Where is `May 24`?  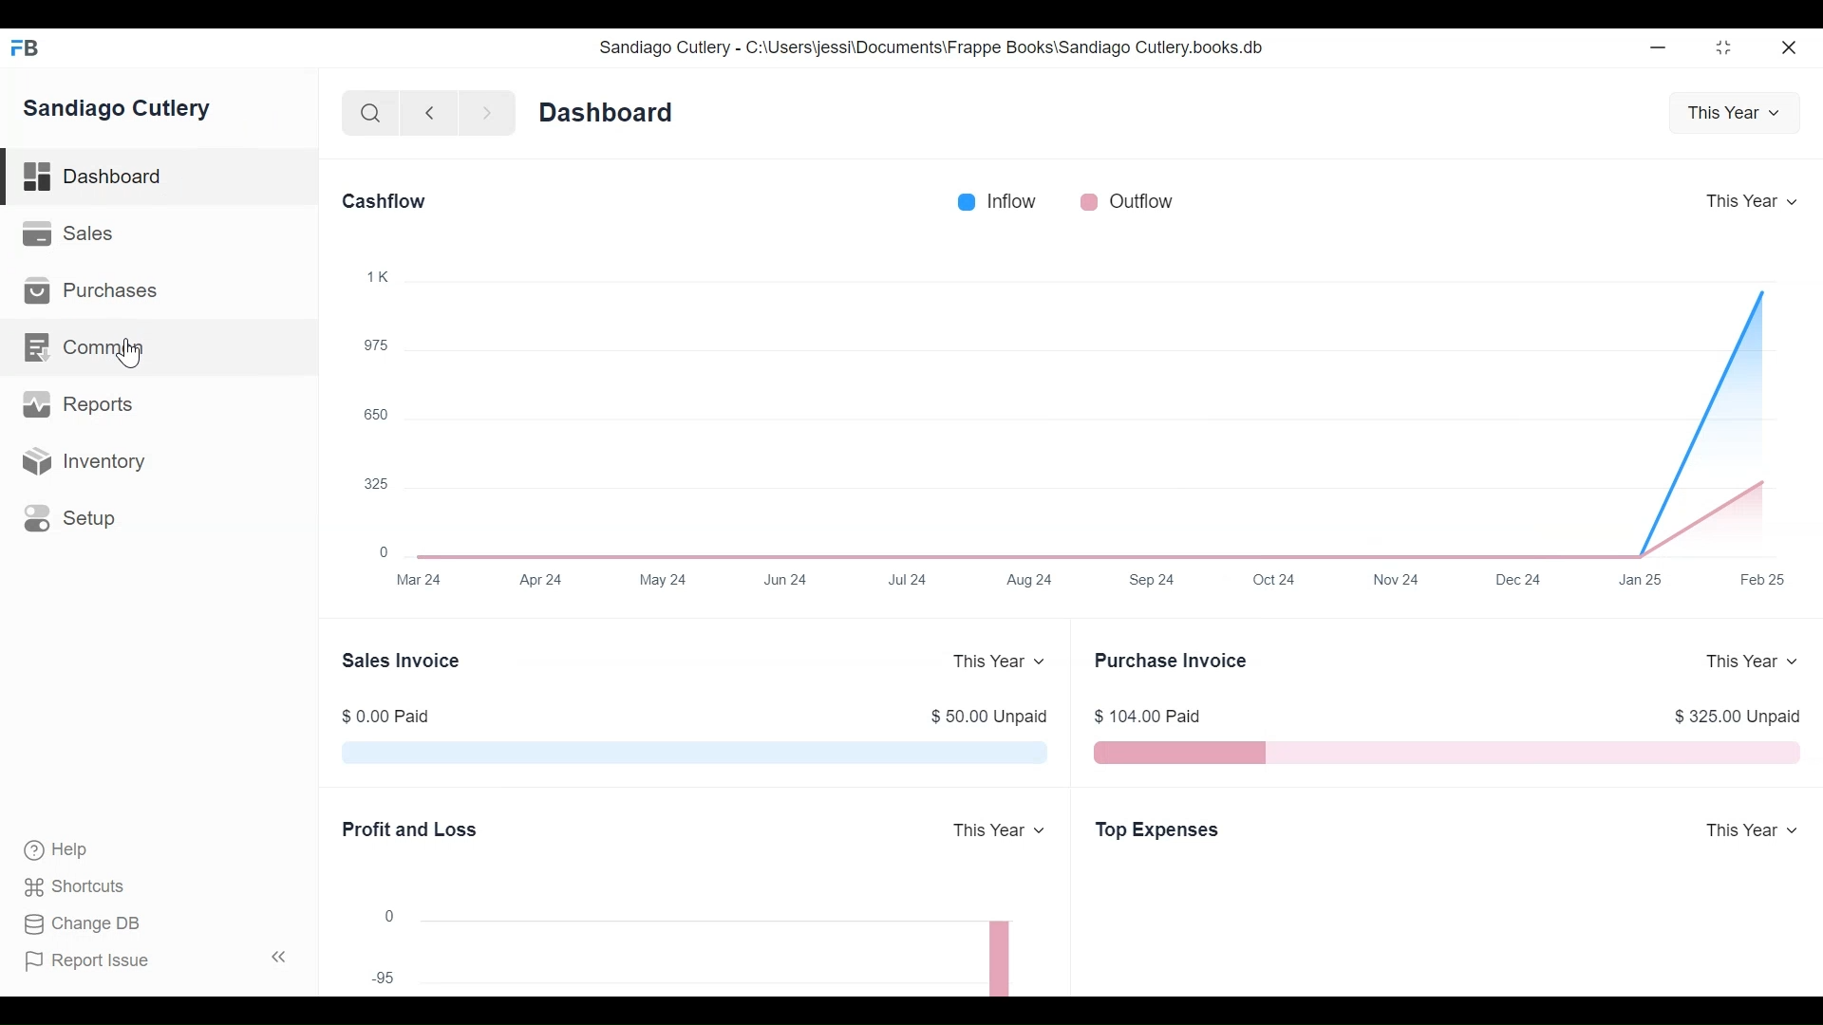
May 24 is located at coordinates (665, 579).